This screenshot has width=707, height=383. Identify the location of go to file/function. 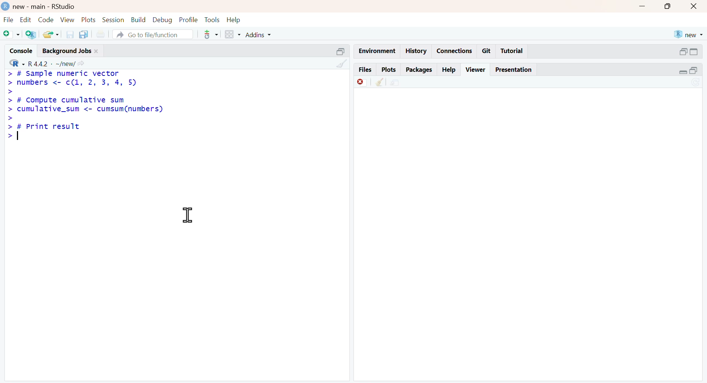
(153, 34).